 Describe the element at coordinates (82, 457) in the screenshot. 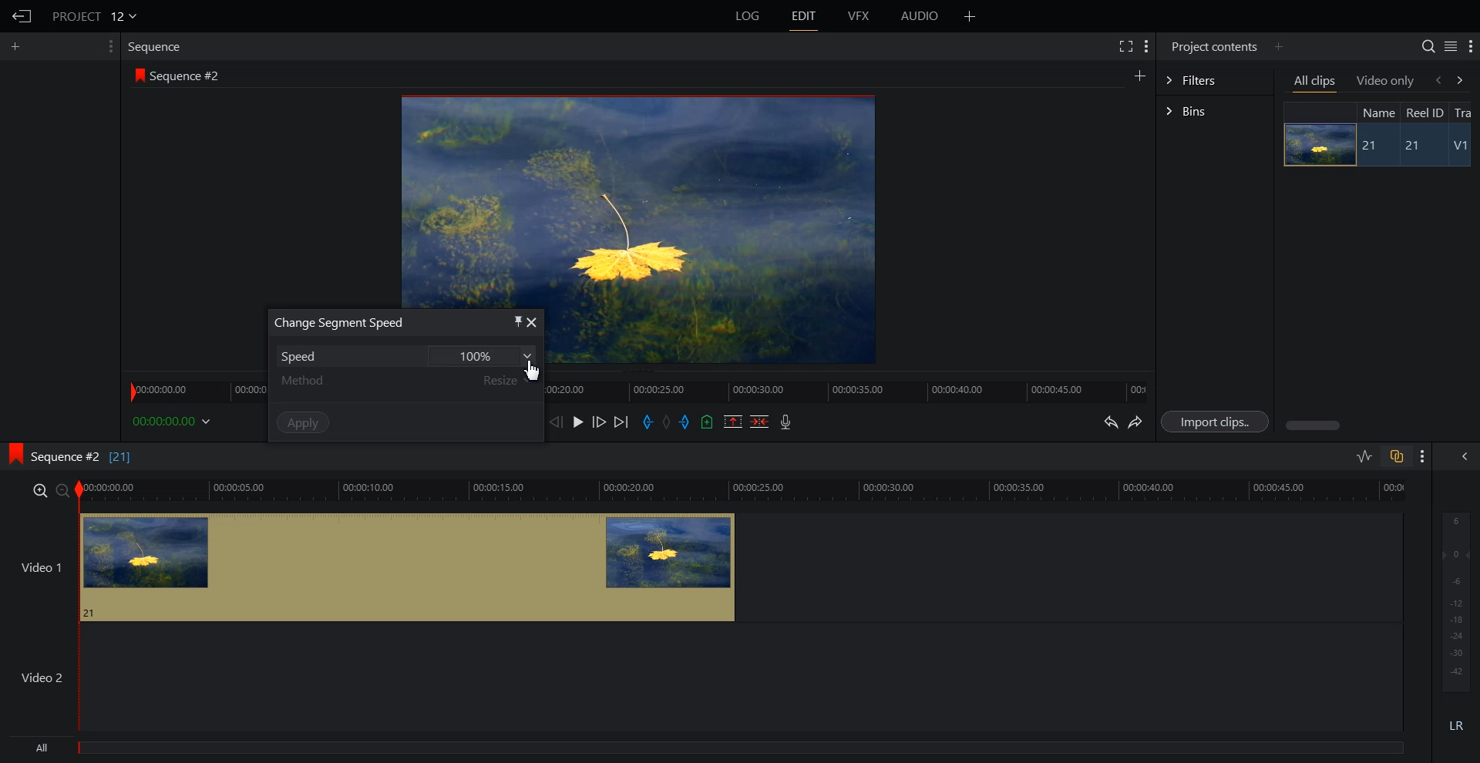

I see `Sequence #2 [21]` at that location.